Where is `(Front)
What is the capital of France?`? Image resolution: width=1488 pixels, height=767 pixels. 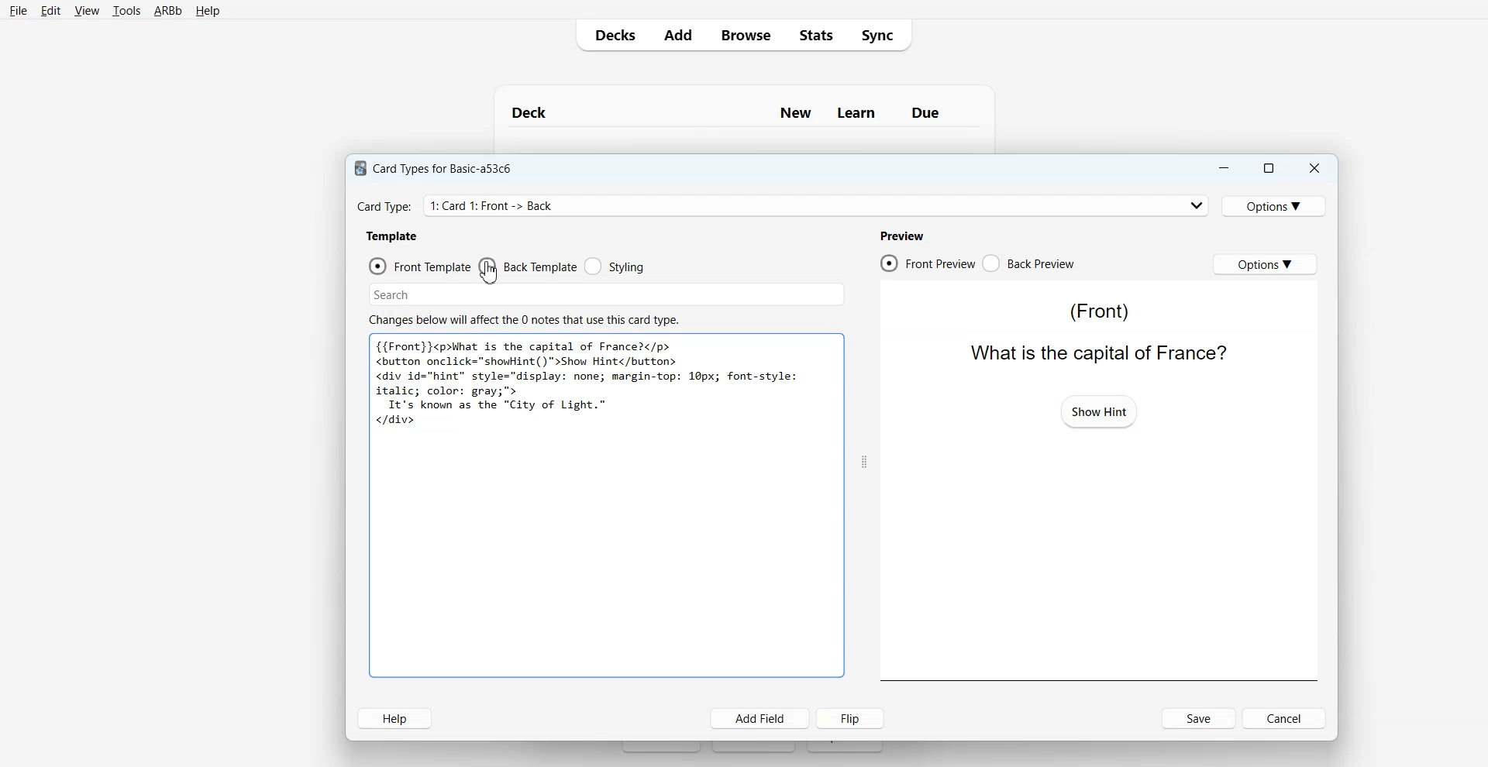
(Front)
What is the capital of France? is located at coordinates (1095, 332).